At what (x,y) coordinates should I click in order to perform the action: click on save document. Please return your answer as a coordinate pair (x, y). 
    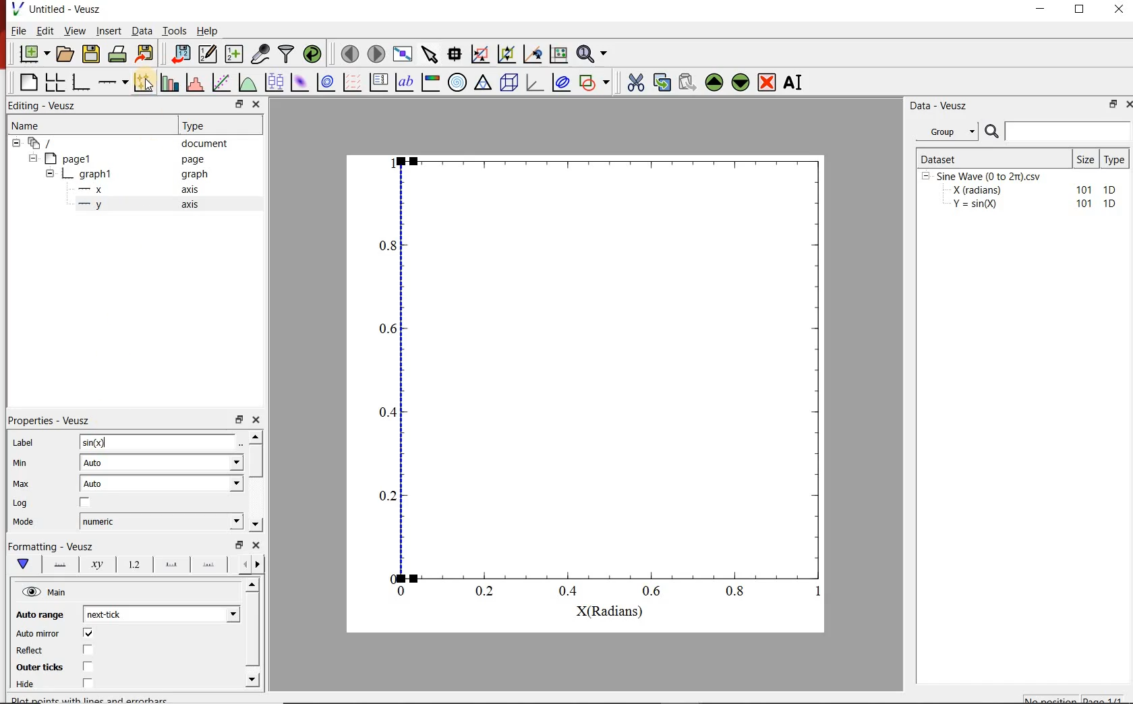
    Looking at the image, I should click on (91, 55).